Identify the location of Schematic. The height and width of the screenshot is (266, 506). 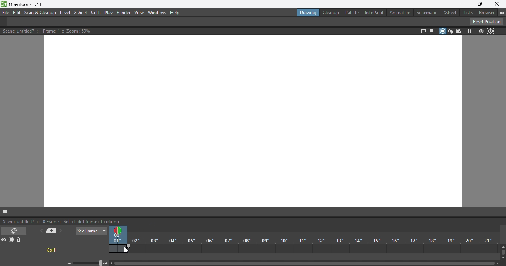
(427, 13).